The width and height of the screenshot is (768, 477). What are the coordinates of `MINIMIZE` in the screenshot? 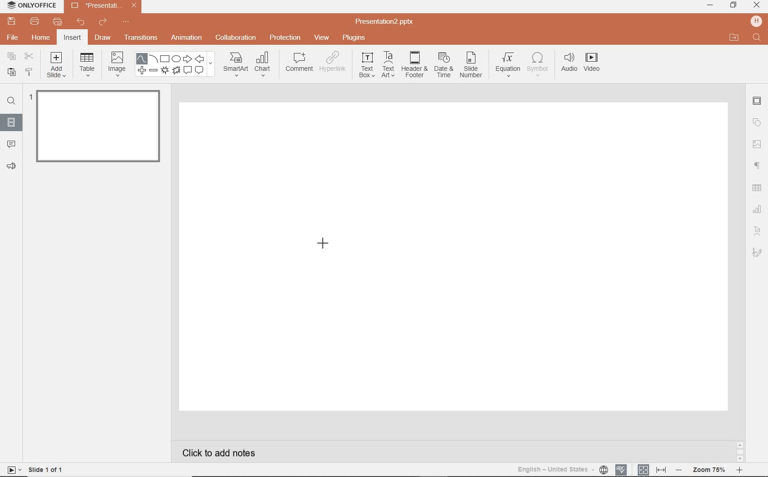 It's located at (710, 5).